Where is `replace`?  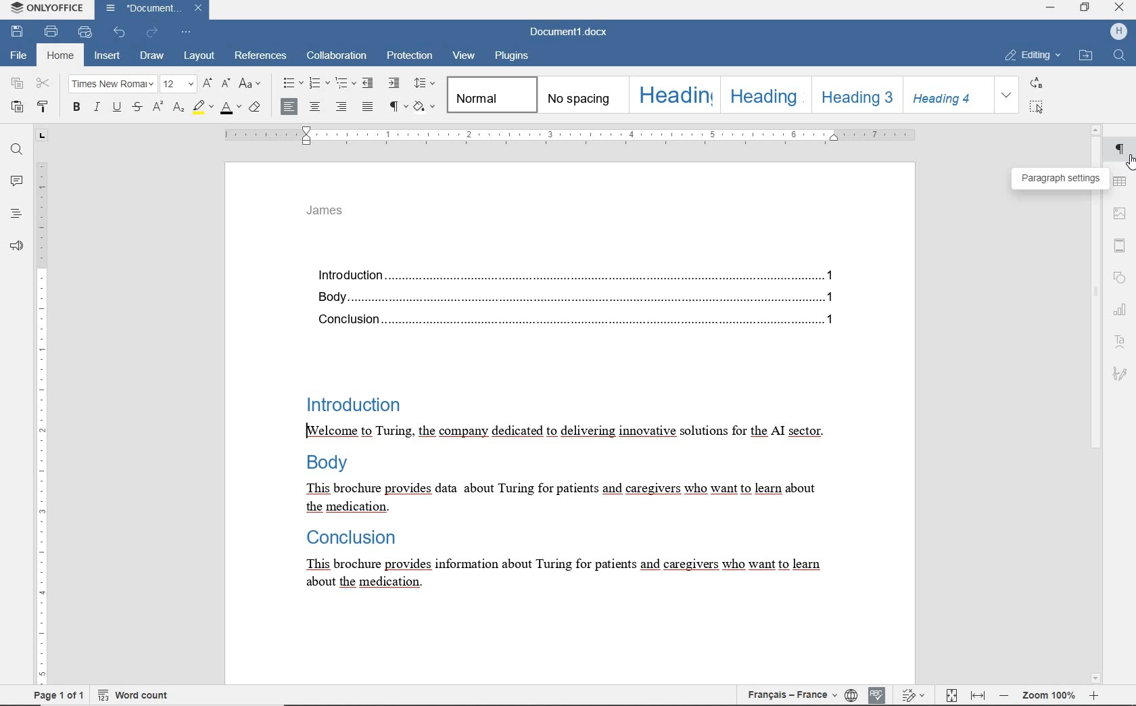 replace is located at coordinates (1035, 85).